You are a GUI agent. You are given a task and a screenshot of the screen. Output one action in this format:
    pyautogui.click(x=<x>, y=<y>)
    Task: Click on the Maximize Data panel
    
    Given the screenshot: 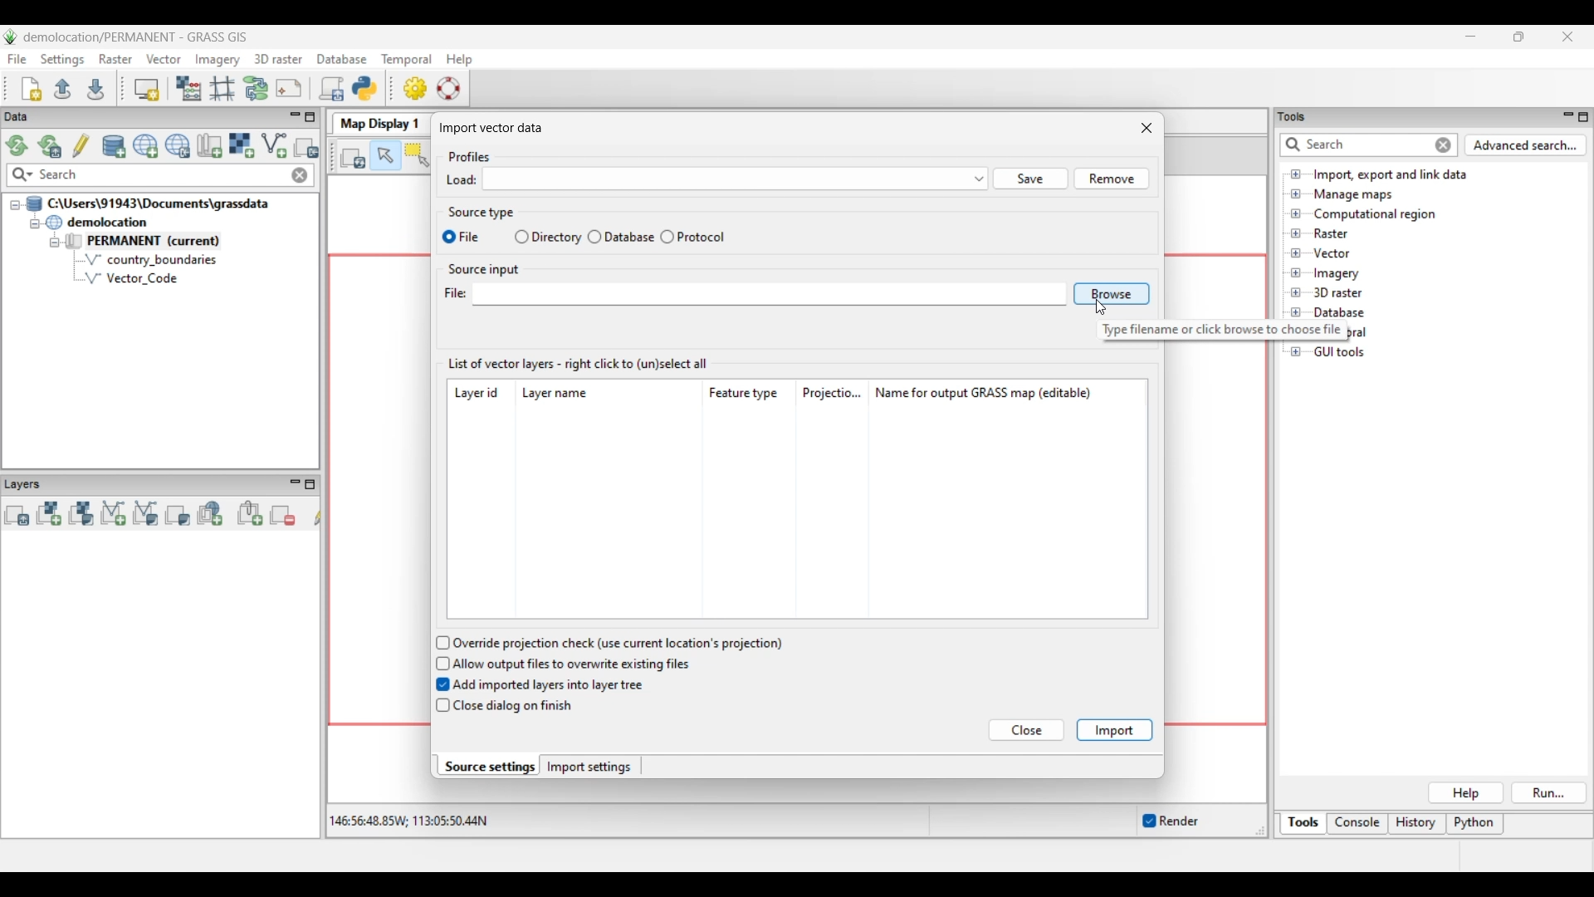 What is the action you would take?
    pyautogui.click(x=310, y=117)
    